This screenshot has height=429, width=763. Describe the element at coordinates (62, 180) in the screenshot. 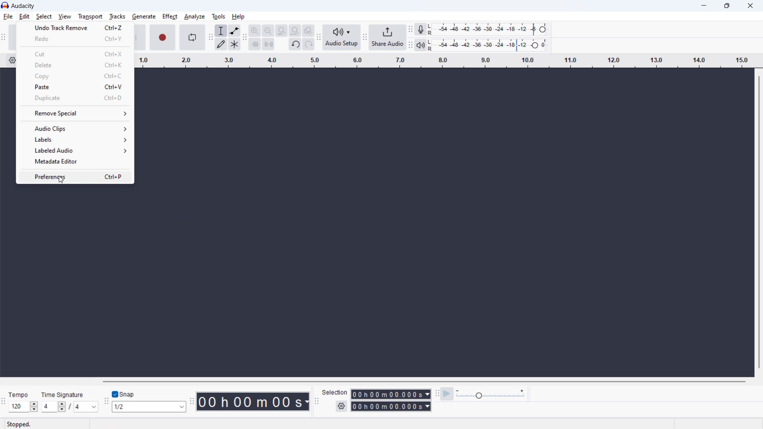

I see `cursor` at that location.